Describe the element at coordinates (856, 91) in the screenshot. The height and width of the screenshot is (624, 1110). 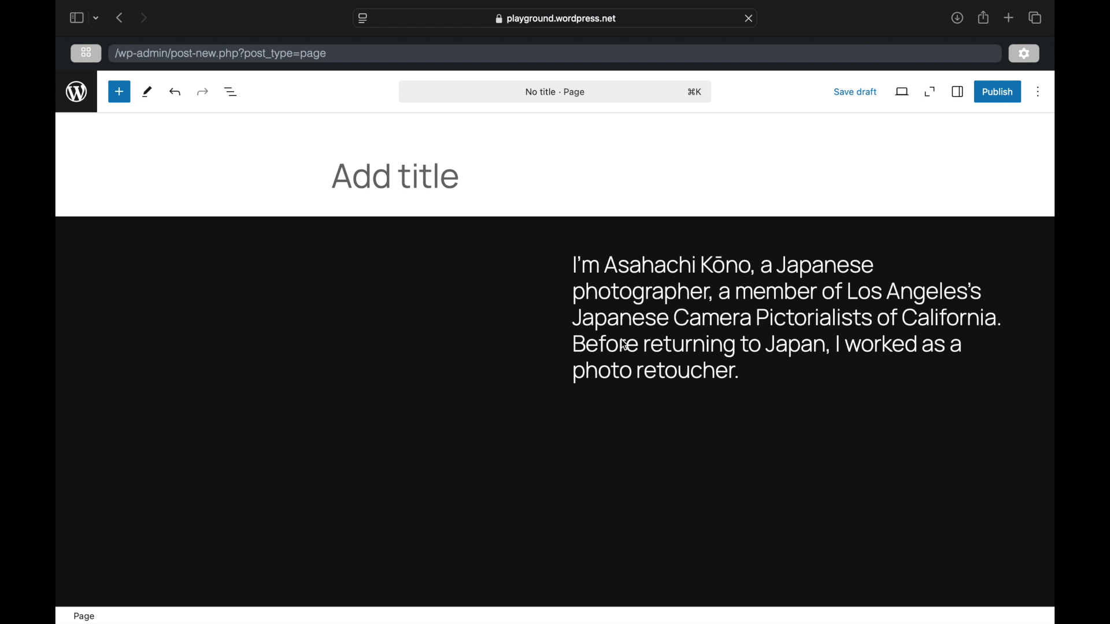
I see `save draft` at that location.